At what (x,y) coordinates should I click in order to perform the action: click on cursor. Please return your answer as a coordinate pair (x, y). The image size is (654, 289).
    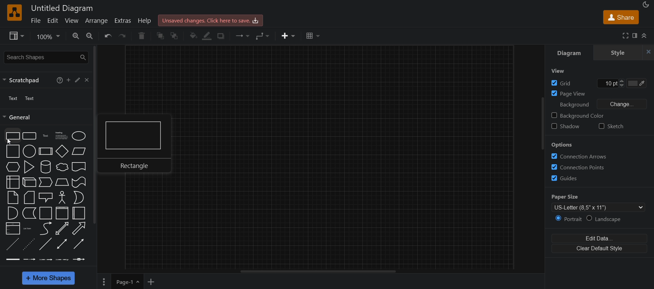
    Looking at the image, I should click on (10, 141).